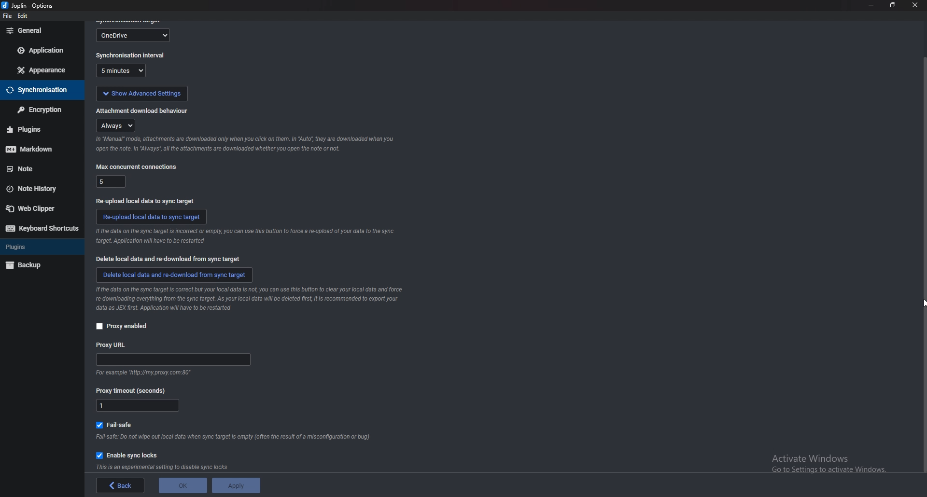  Describe the element at coordinates (174, 360) in the screenshot. I see `proxy url` at that location.